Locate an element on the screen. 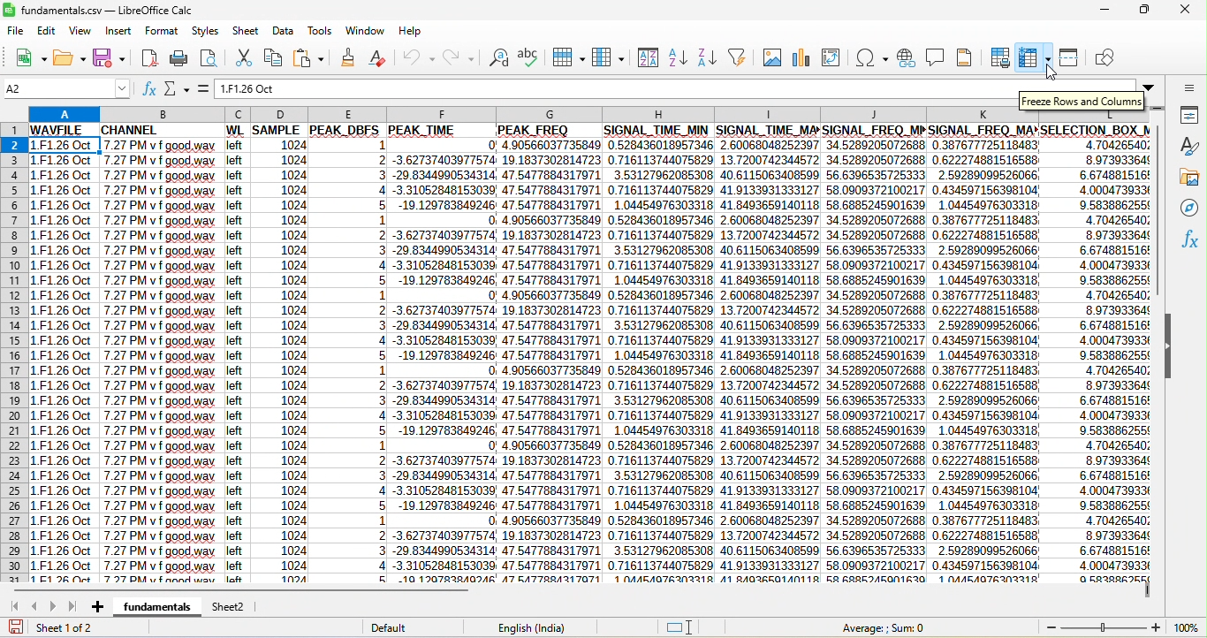 The height and width of the screenshot is (638, 1207). new is located at coordinates (24, 61).